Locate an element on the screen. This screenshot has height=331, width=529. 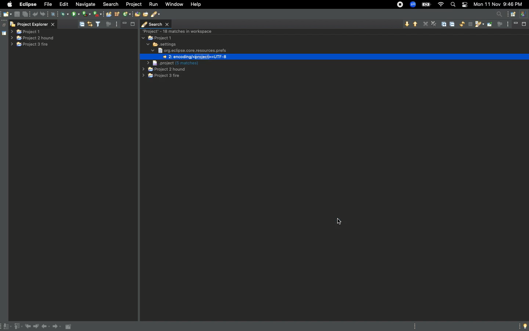
debug is located at coordinates (65, 15).